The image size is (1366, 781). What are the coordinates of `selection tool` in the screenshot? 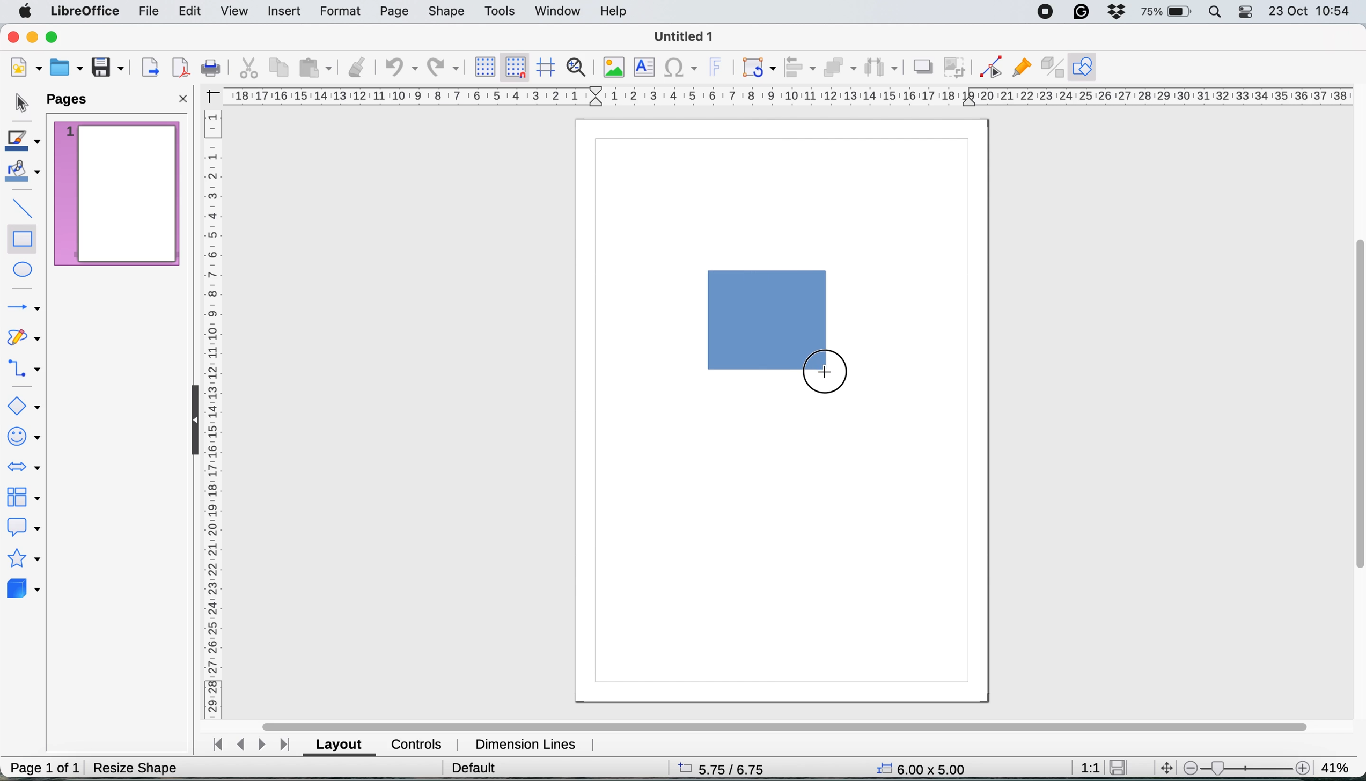 It's located at (21, 105).